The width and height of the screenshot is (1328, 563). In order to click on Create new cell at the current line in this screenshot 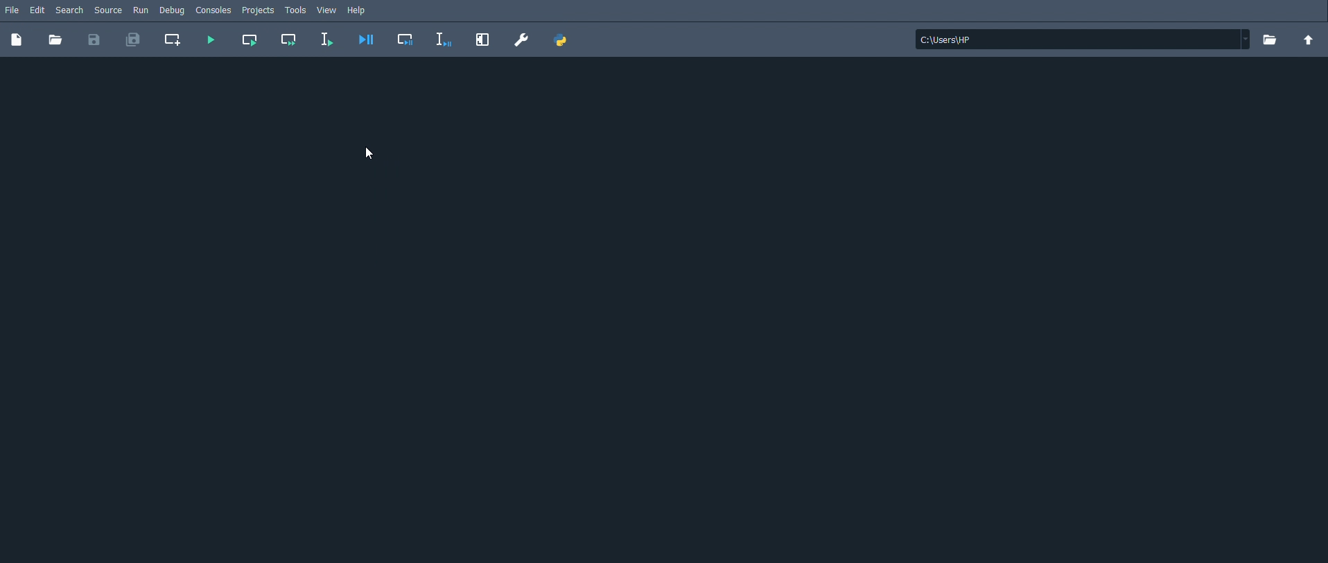, I will do `click(173, 39)`.